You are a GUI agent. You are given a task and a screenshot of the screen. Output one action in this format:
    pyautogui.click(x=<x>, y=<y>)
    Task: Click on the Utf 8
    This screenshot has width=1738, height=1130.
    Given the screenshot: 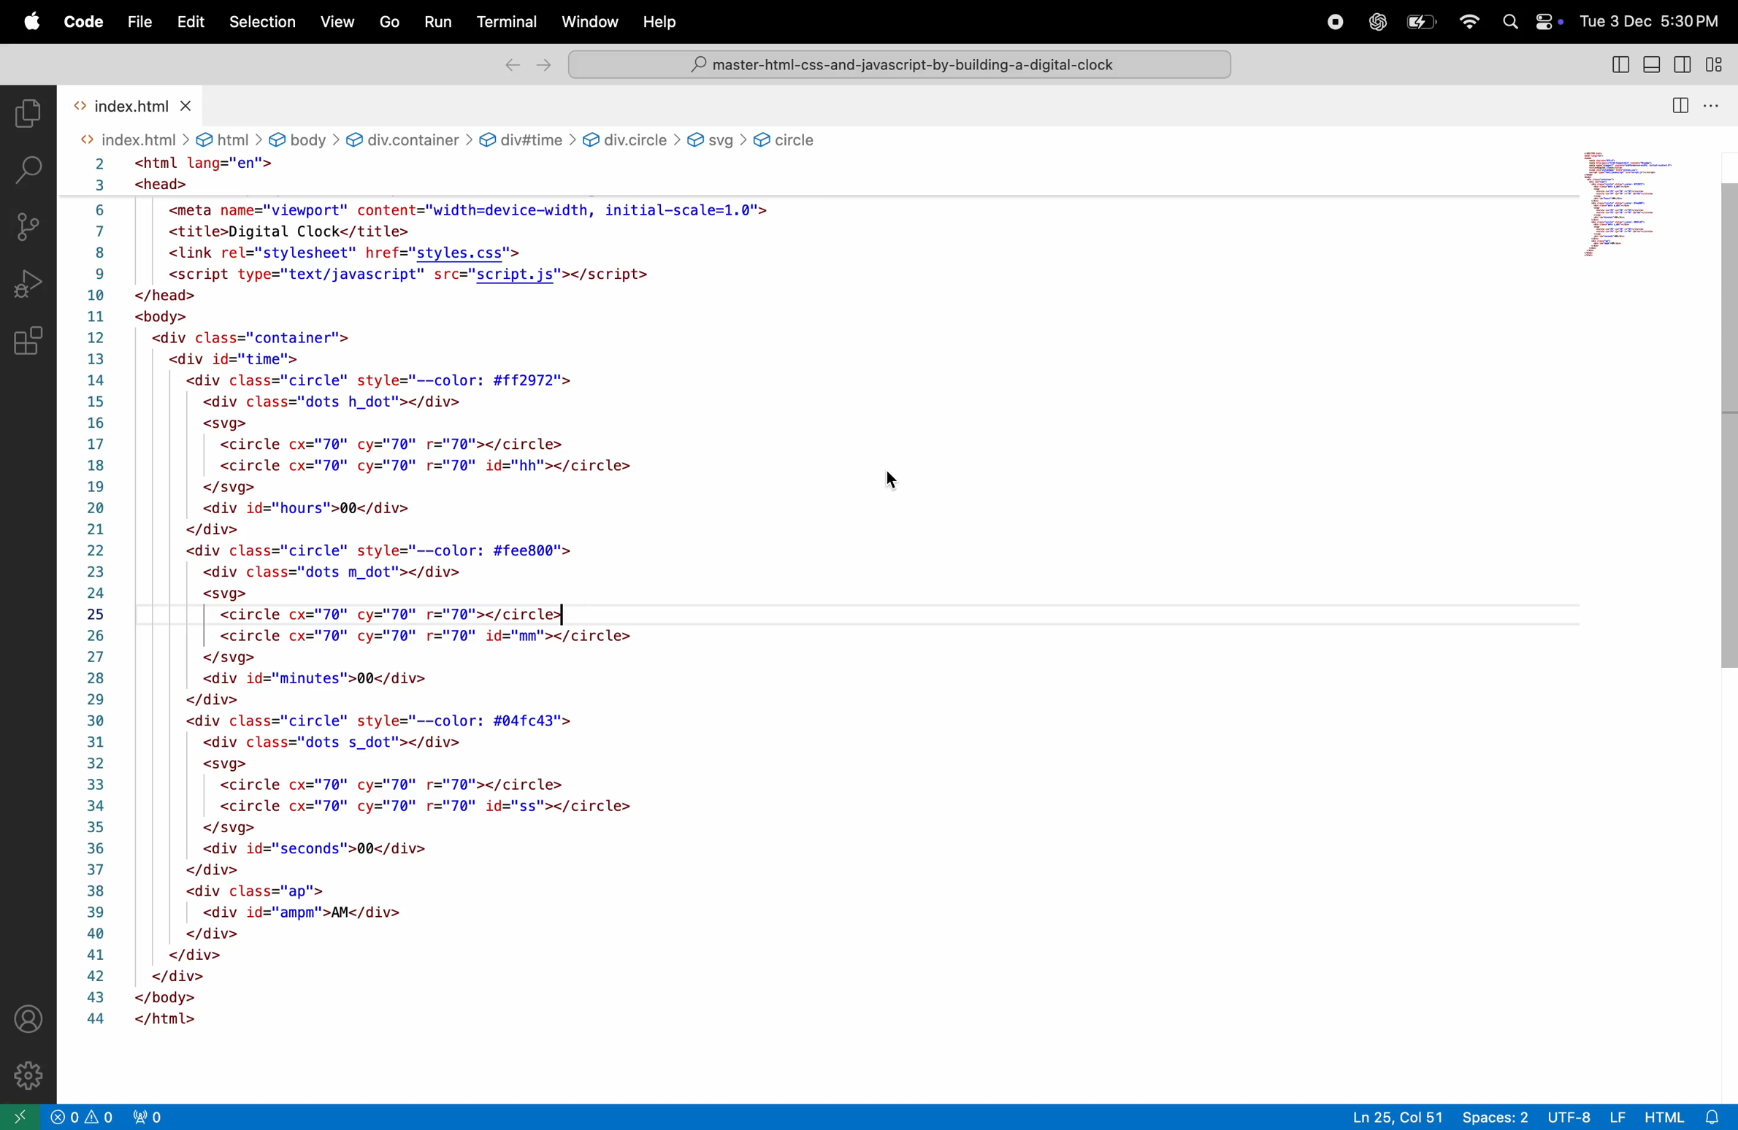 What is the action you would take?
    pyautogui.click(x=1586, y=1115)
    